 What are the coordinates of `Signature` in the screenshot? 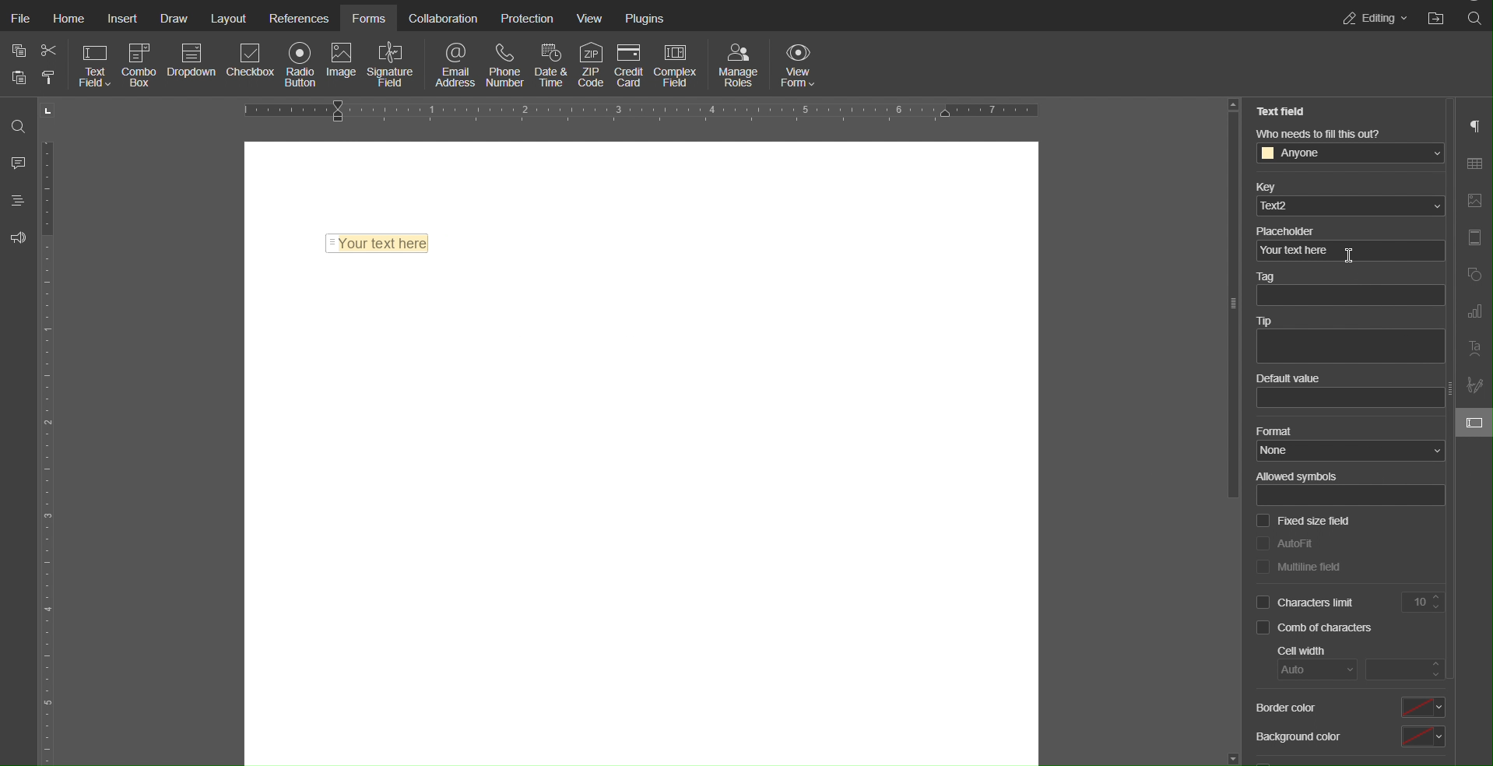 It's located at (390, 65).